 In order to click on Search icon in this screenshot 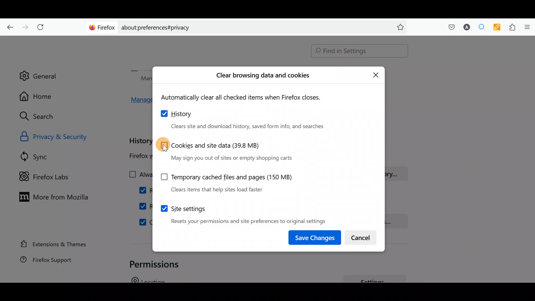, I will do `click(42, 116)`.